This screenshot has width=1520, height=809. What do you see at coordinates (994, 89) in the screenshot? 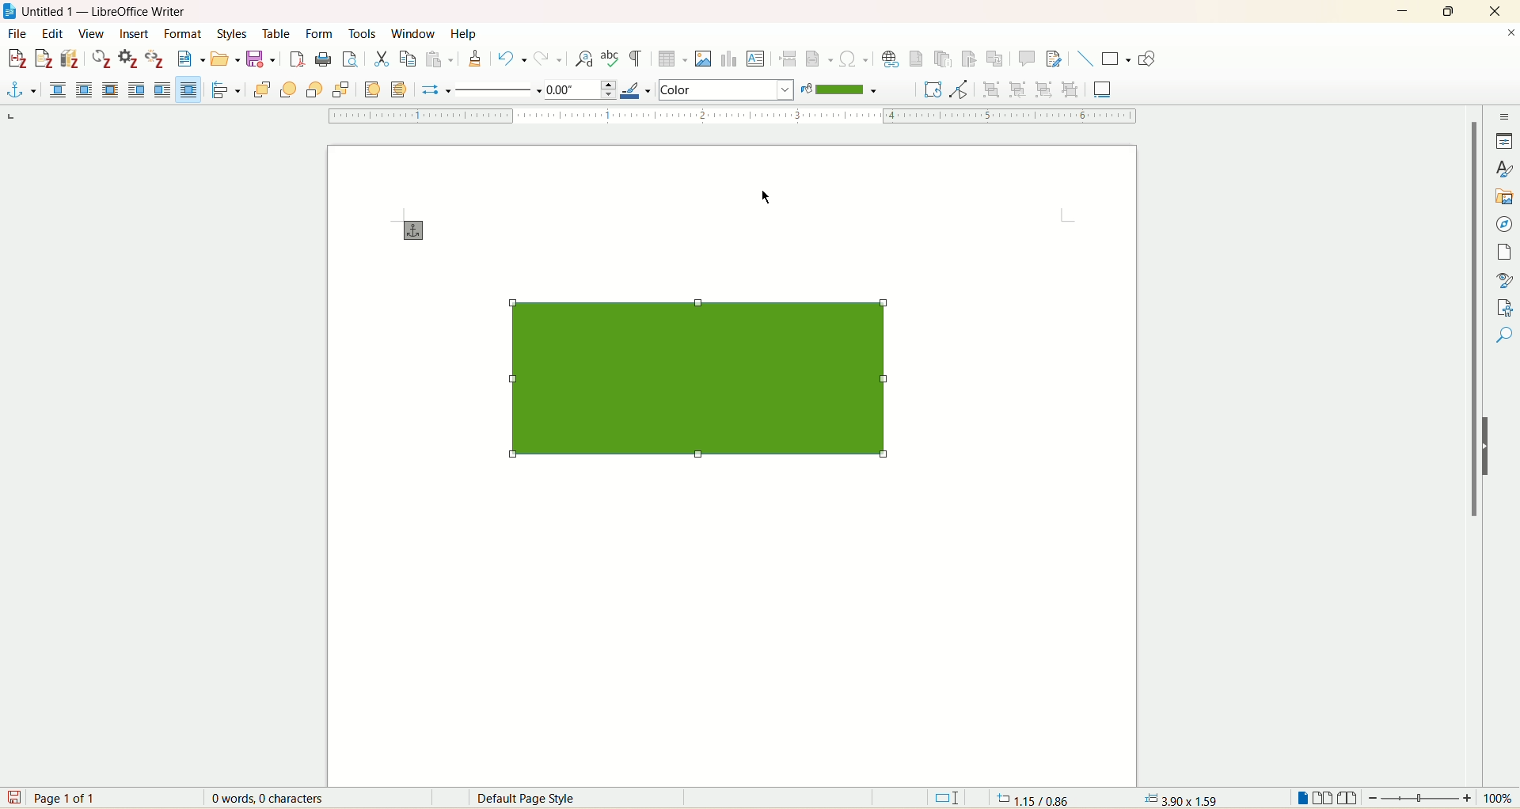
I see `group` at bounding box center [994, 89].